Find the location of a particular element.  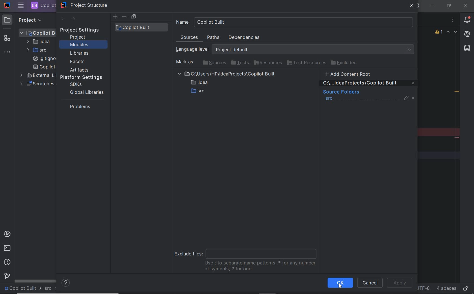

IDEA is located at coordinates (38, 41).